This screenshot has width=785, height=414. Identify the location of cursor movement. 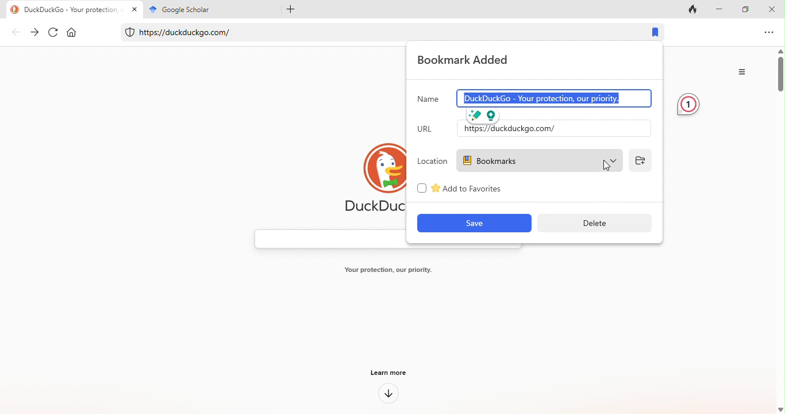
(609, 164).